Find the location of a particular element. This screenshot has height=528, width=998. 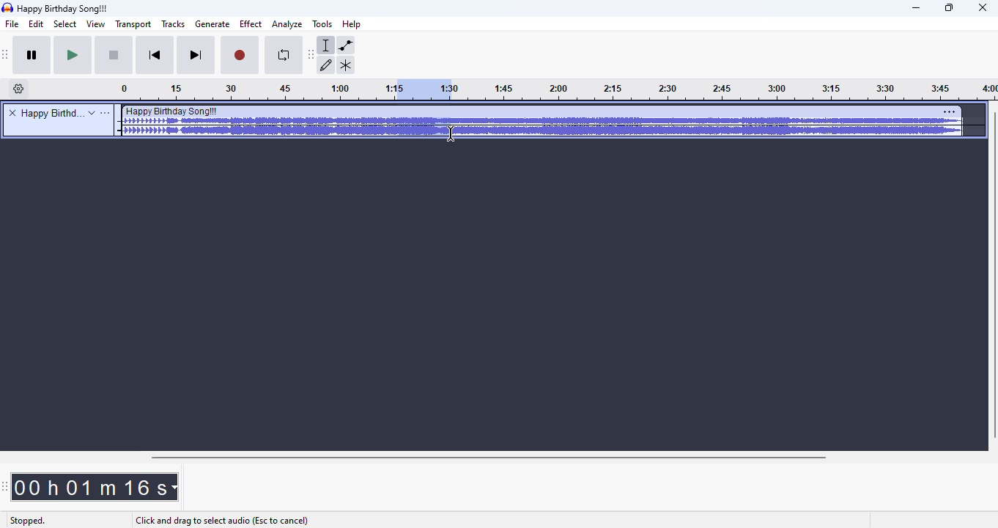

envelope tool is located at coordinates (346, 45).